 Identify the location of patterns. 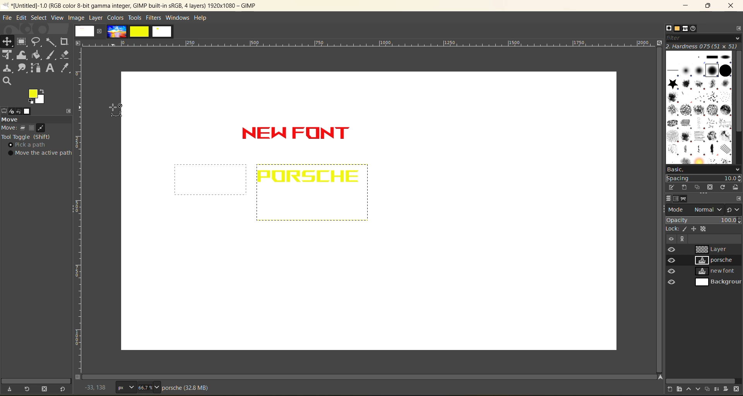
(675, 29).